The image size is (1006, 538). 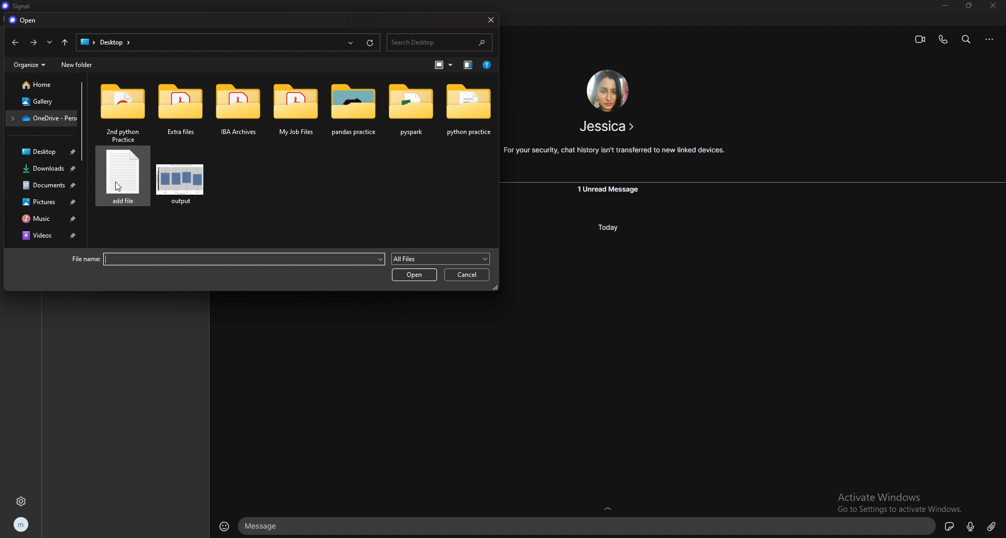 I want to click on profile, so click(x=22, y=525).